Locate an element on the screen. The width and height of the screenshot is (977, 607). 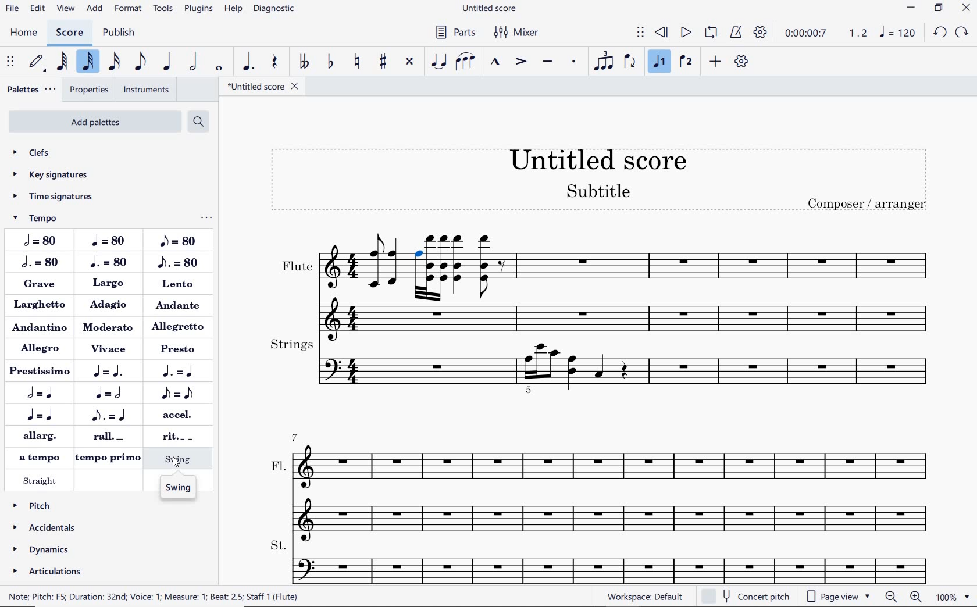
pitch is located at coordinates (47, 506).